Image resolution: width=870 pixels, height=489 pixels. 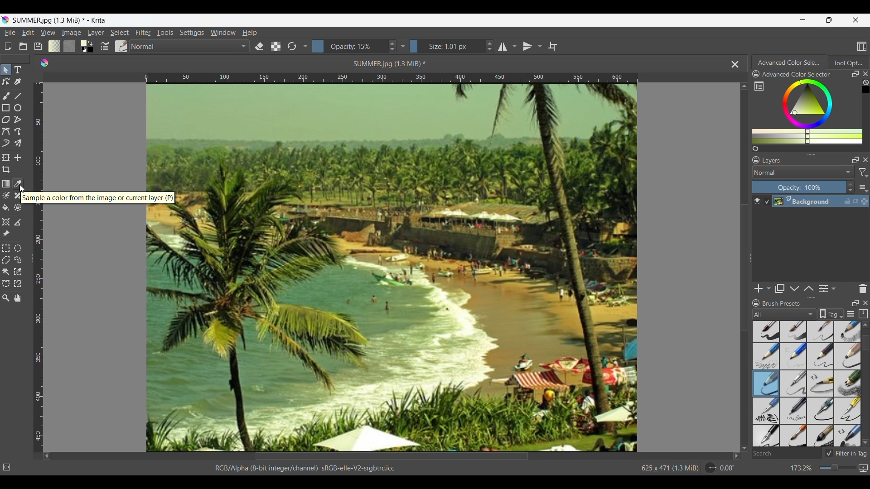 I want to click on Quick slide to bottom, so click(x=865, y=443).